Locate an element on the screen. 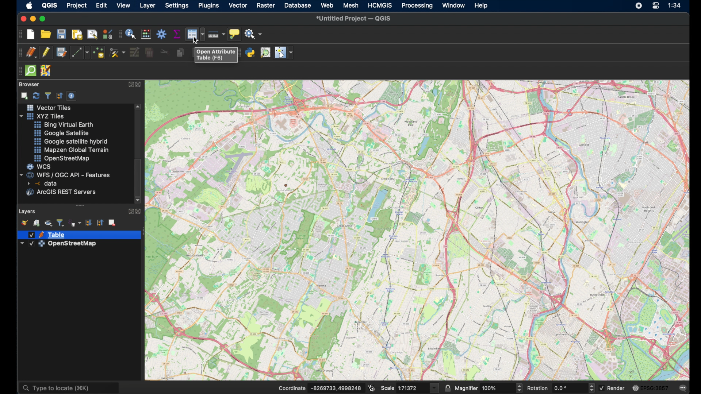 The image size is (701, 394). drag handle is located at coordinates (82, 206).